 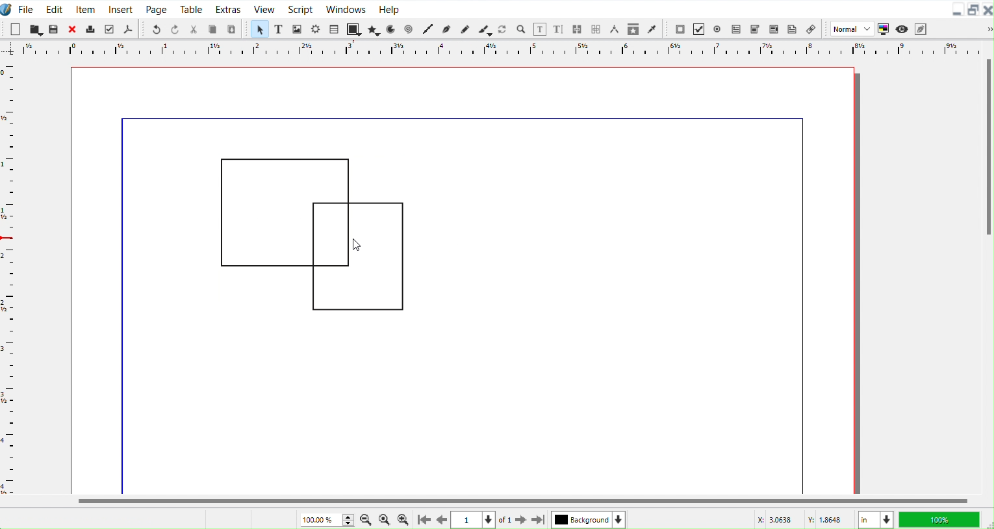 I want to click on Arc, so click(x=392, y=29).